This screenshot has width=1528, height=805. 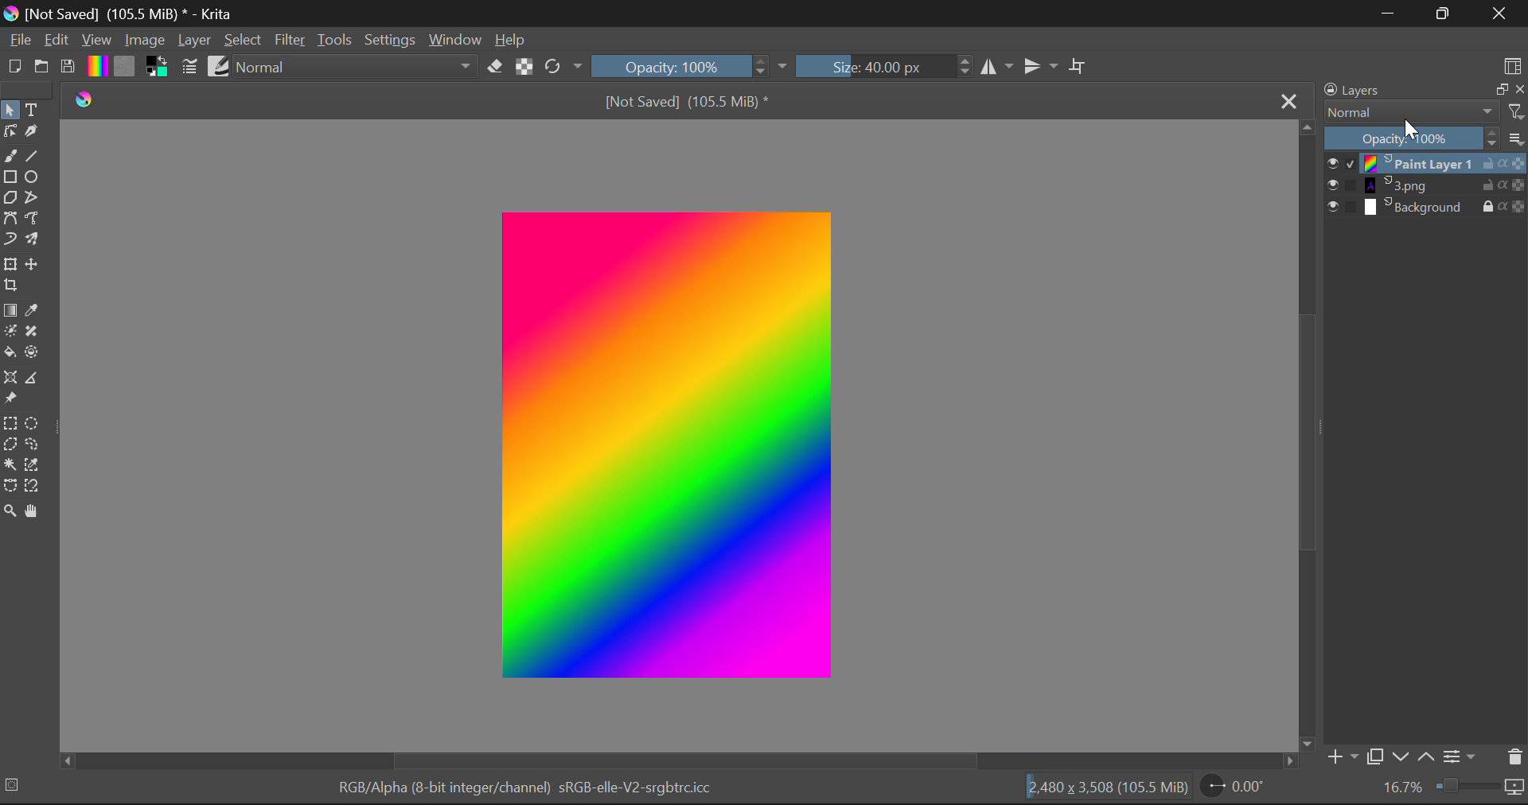 I want to click on 0.00, so click(x=1246, y=787).